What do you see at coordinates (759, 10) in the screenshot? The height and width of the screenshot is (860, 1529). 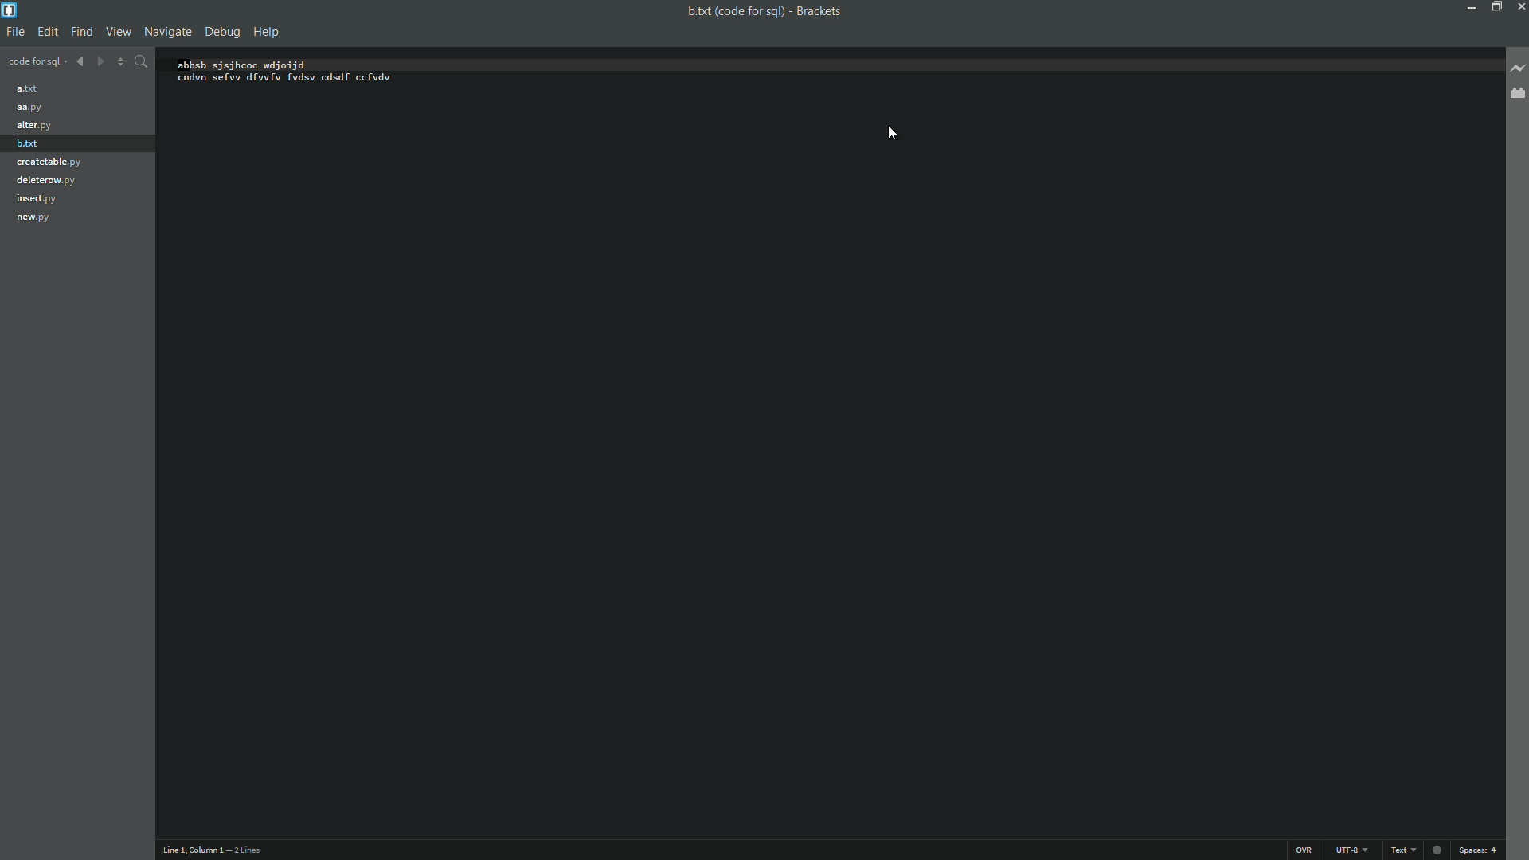 I see `b.txt (code for sql) - brackets` at bounding box center [759, 10].